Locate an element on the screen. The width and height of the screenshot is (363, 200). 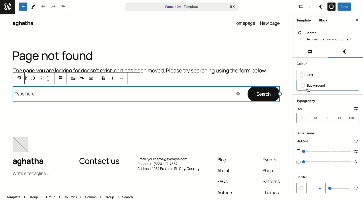
Body is located at coordinates (139, 70).